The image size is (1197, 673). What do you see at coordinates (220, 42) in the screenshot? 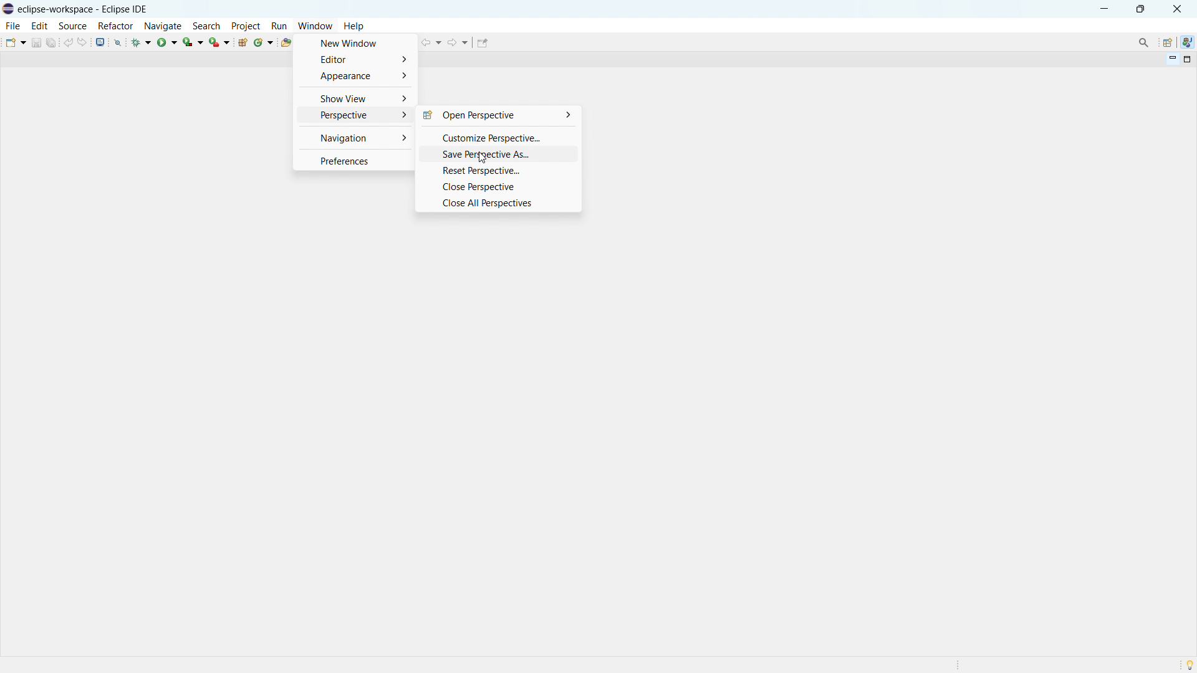
I see `run last tool` at bounding box center [220, 42].